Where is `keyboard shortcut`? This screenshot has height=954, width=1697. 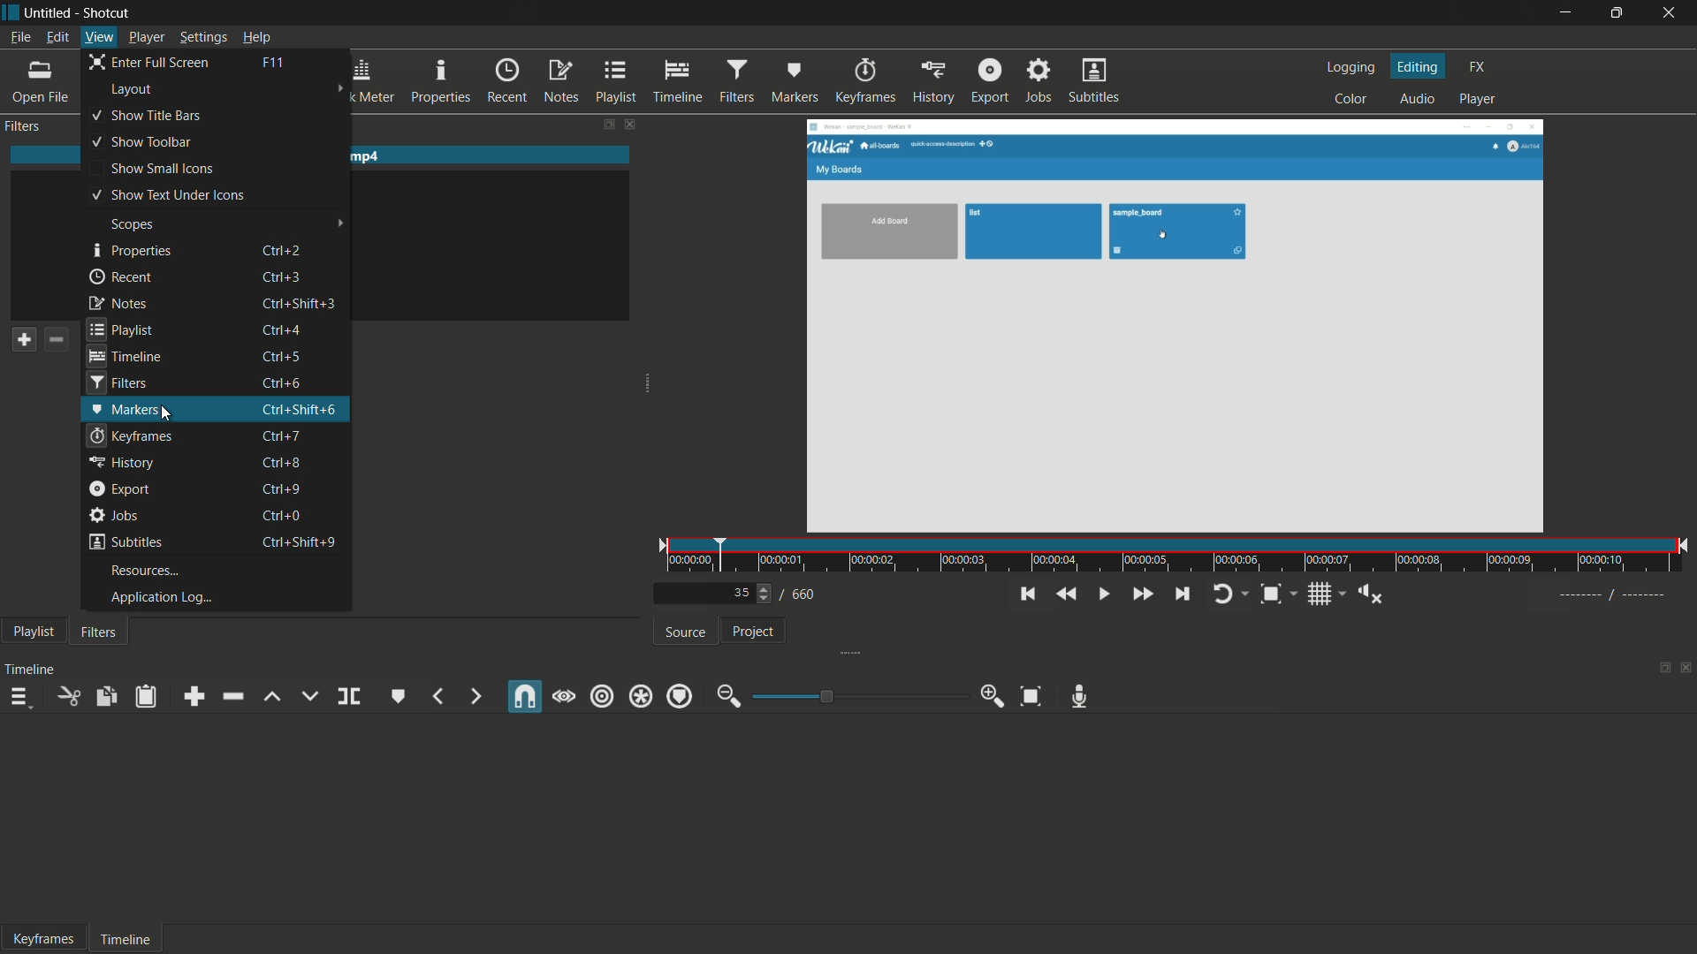
keyboard shortcut is located at coordinates (284, 487).